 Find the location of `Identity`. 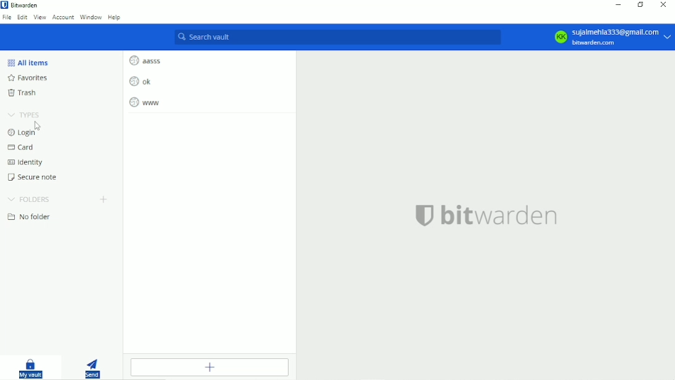

Identity is located at coordinates (25, 163).